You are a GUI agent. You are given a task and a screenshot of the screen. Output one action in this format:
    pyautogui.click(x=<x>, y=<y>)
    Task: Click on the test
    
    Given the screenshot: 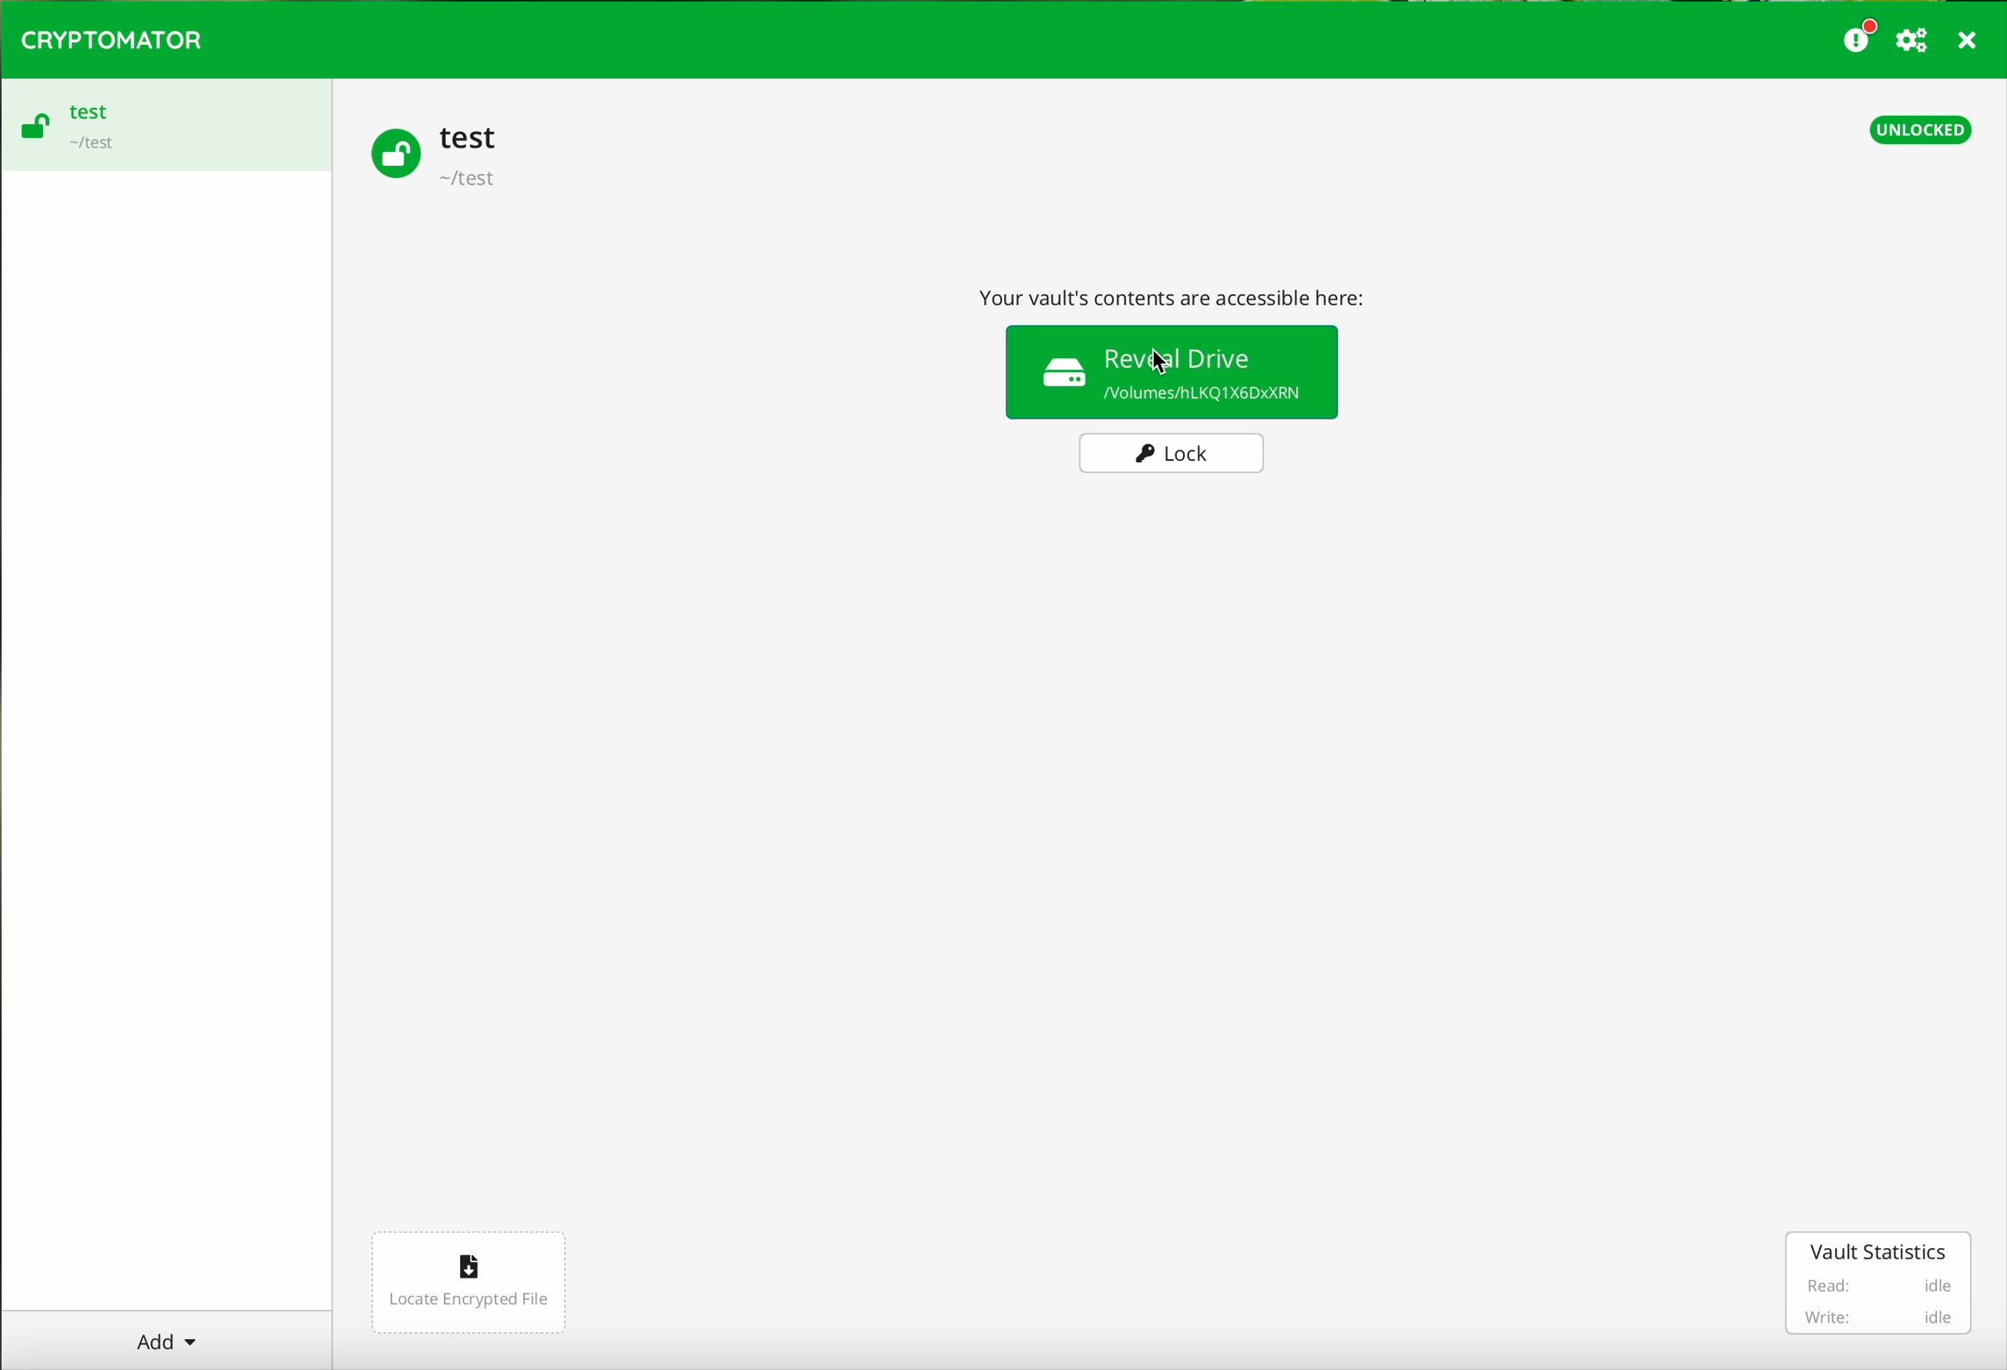 What is the action you would take?
    pyautogui.click(x=469, y=136)
    